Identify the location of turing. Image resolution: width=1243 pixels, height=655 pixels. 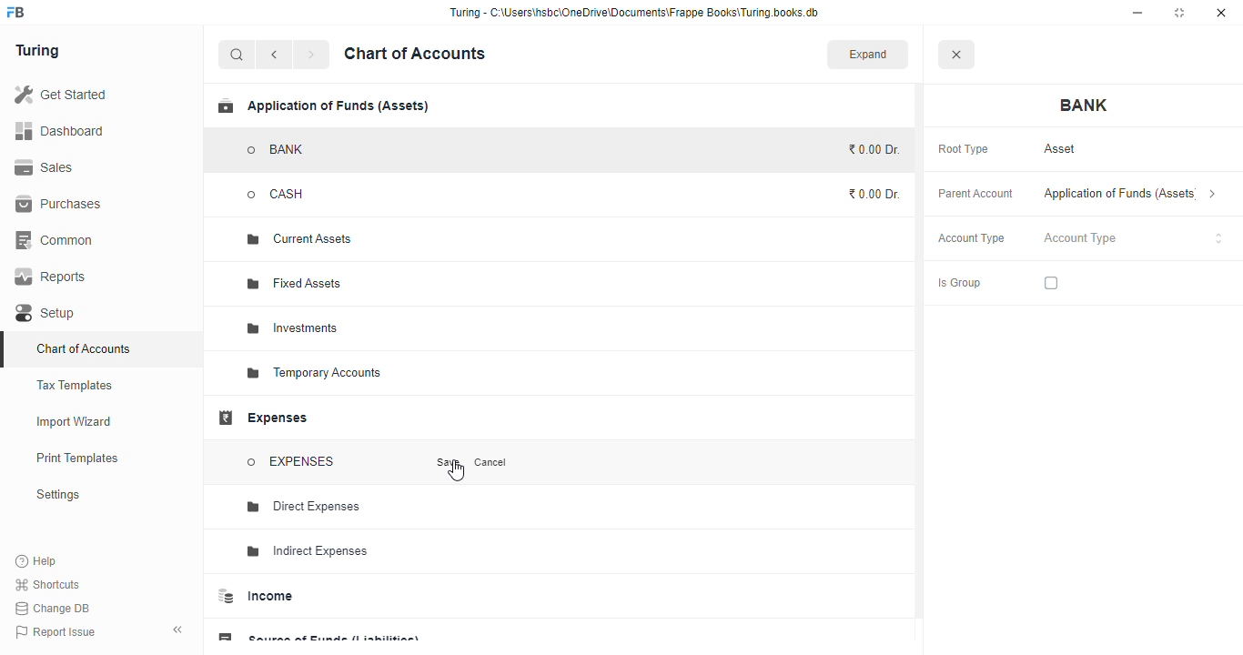
(36, 51).